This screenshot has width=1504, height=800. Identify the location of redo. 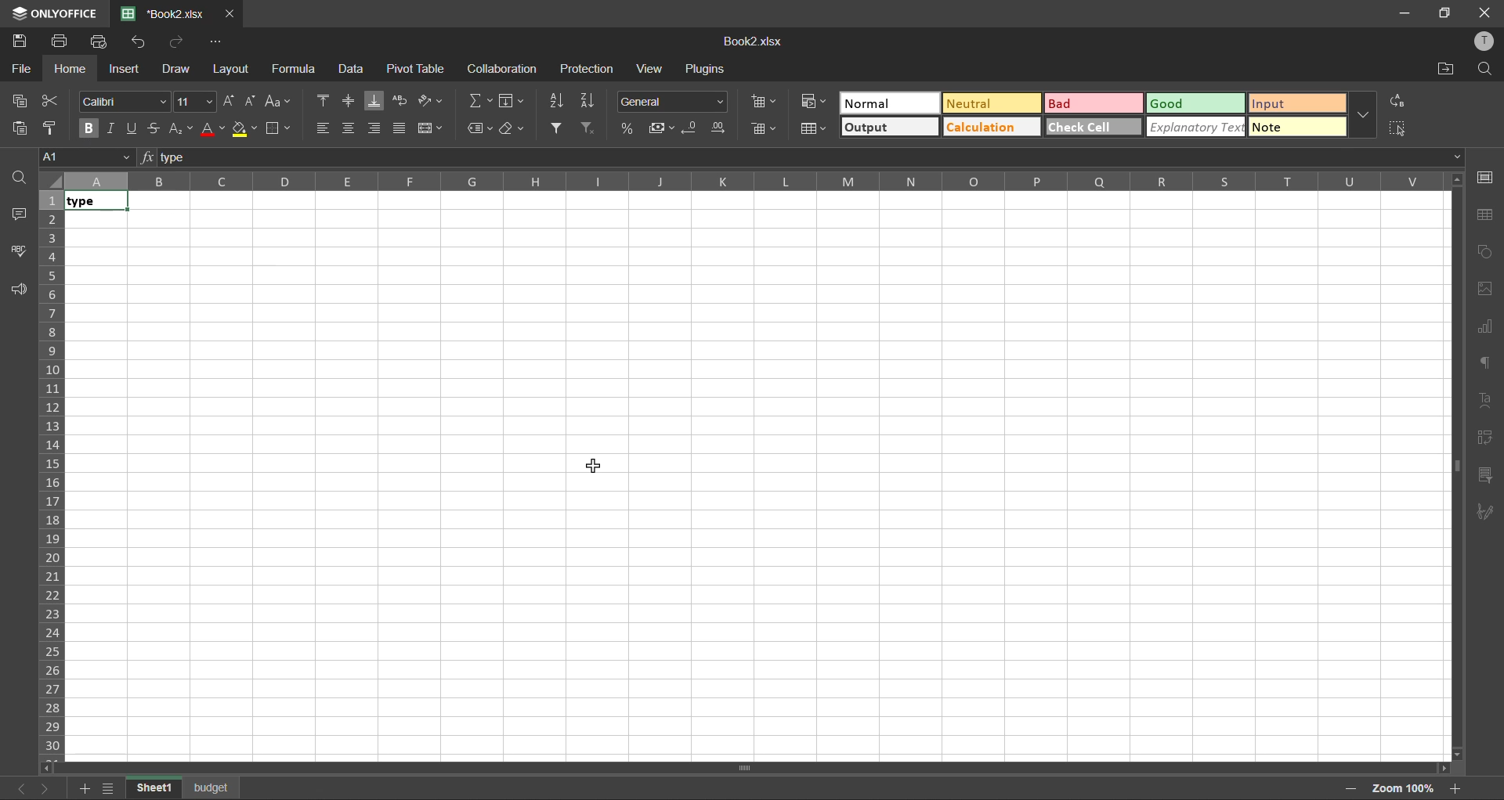
(179, 42).